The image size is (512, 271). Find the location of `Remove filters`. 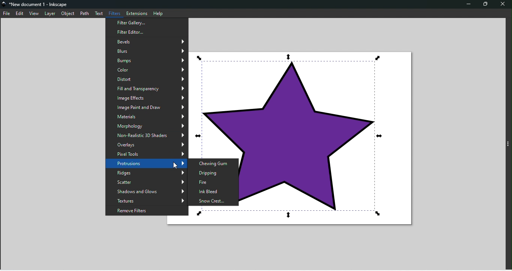

Remove filters is located at coordinates (146, 211).